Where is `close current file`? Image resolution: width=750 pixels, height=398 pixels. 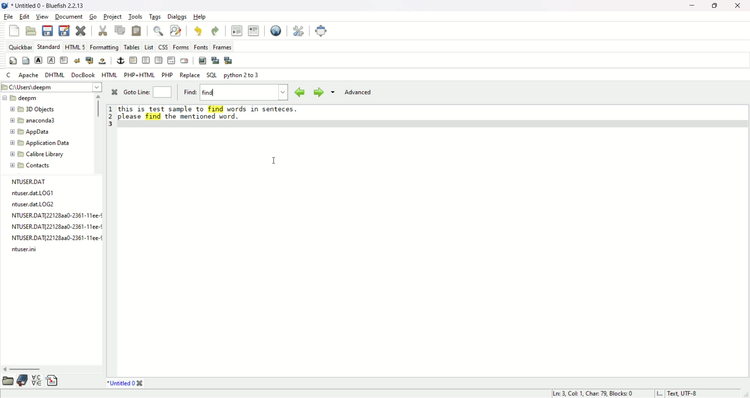 close current file is located at coordinates (80, 30).